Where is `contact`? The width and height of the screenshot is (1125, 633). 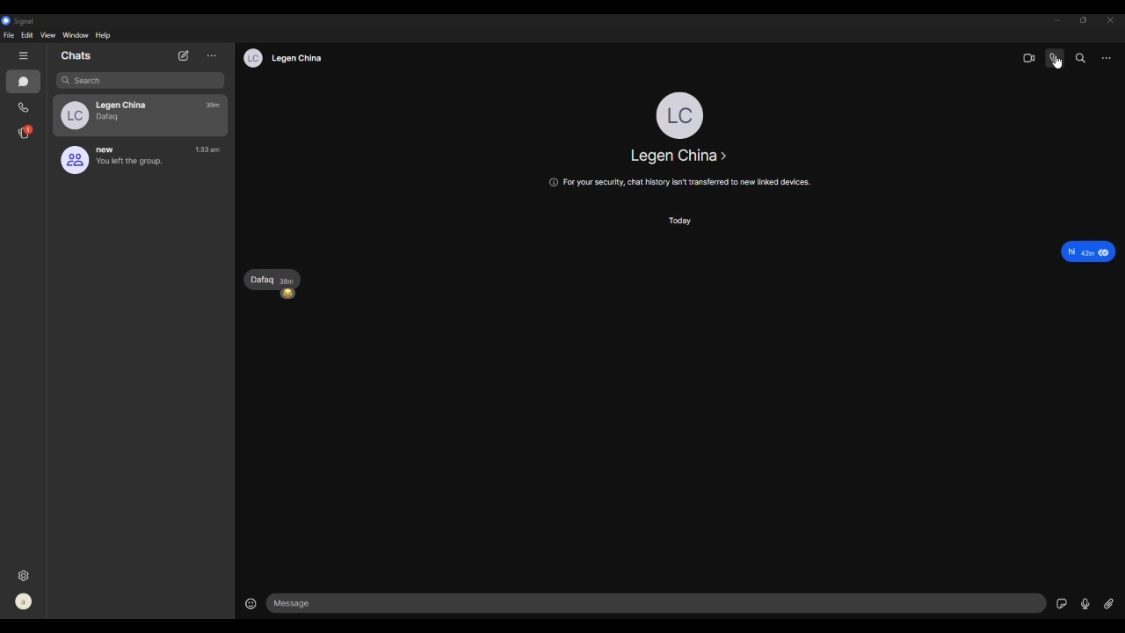
contact is located at coordinates (111, 114).